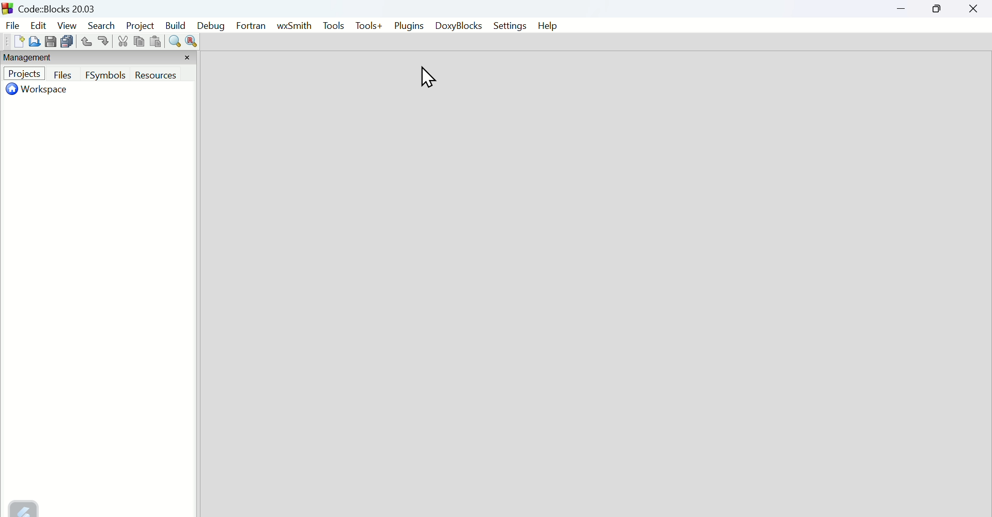 This screenshot has width=992, height=517. I want to click on Management, so click(27, 57).